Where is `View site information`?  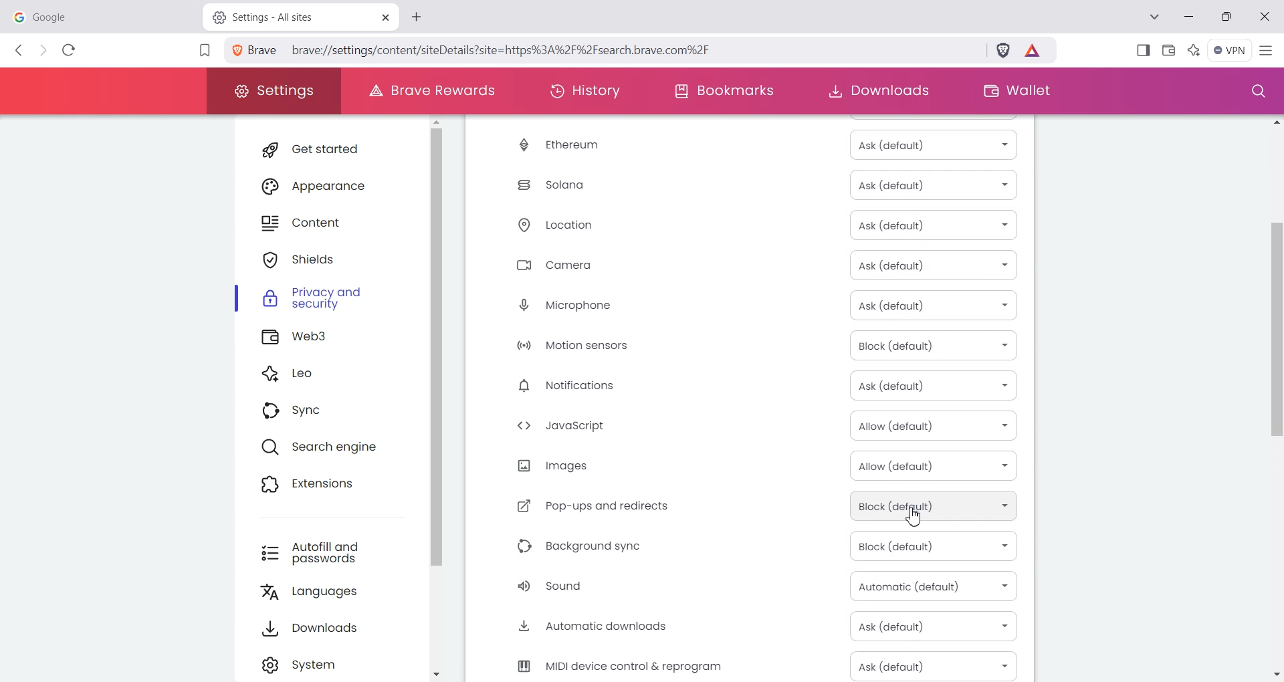
View site information is located at coordinates (257, 50).